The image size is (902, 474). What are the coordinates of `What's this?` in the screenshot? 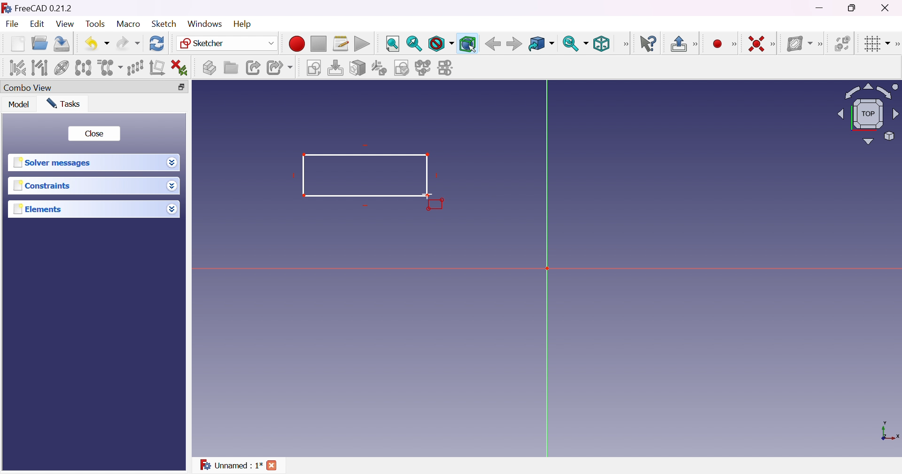 It's located at (647, 44).